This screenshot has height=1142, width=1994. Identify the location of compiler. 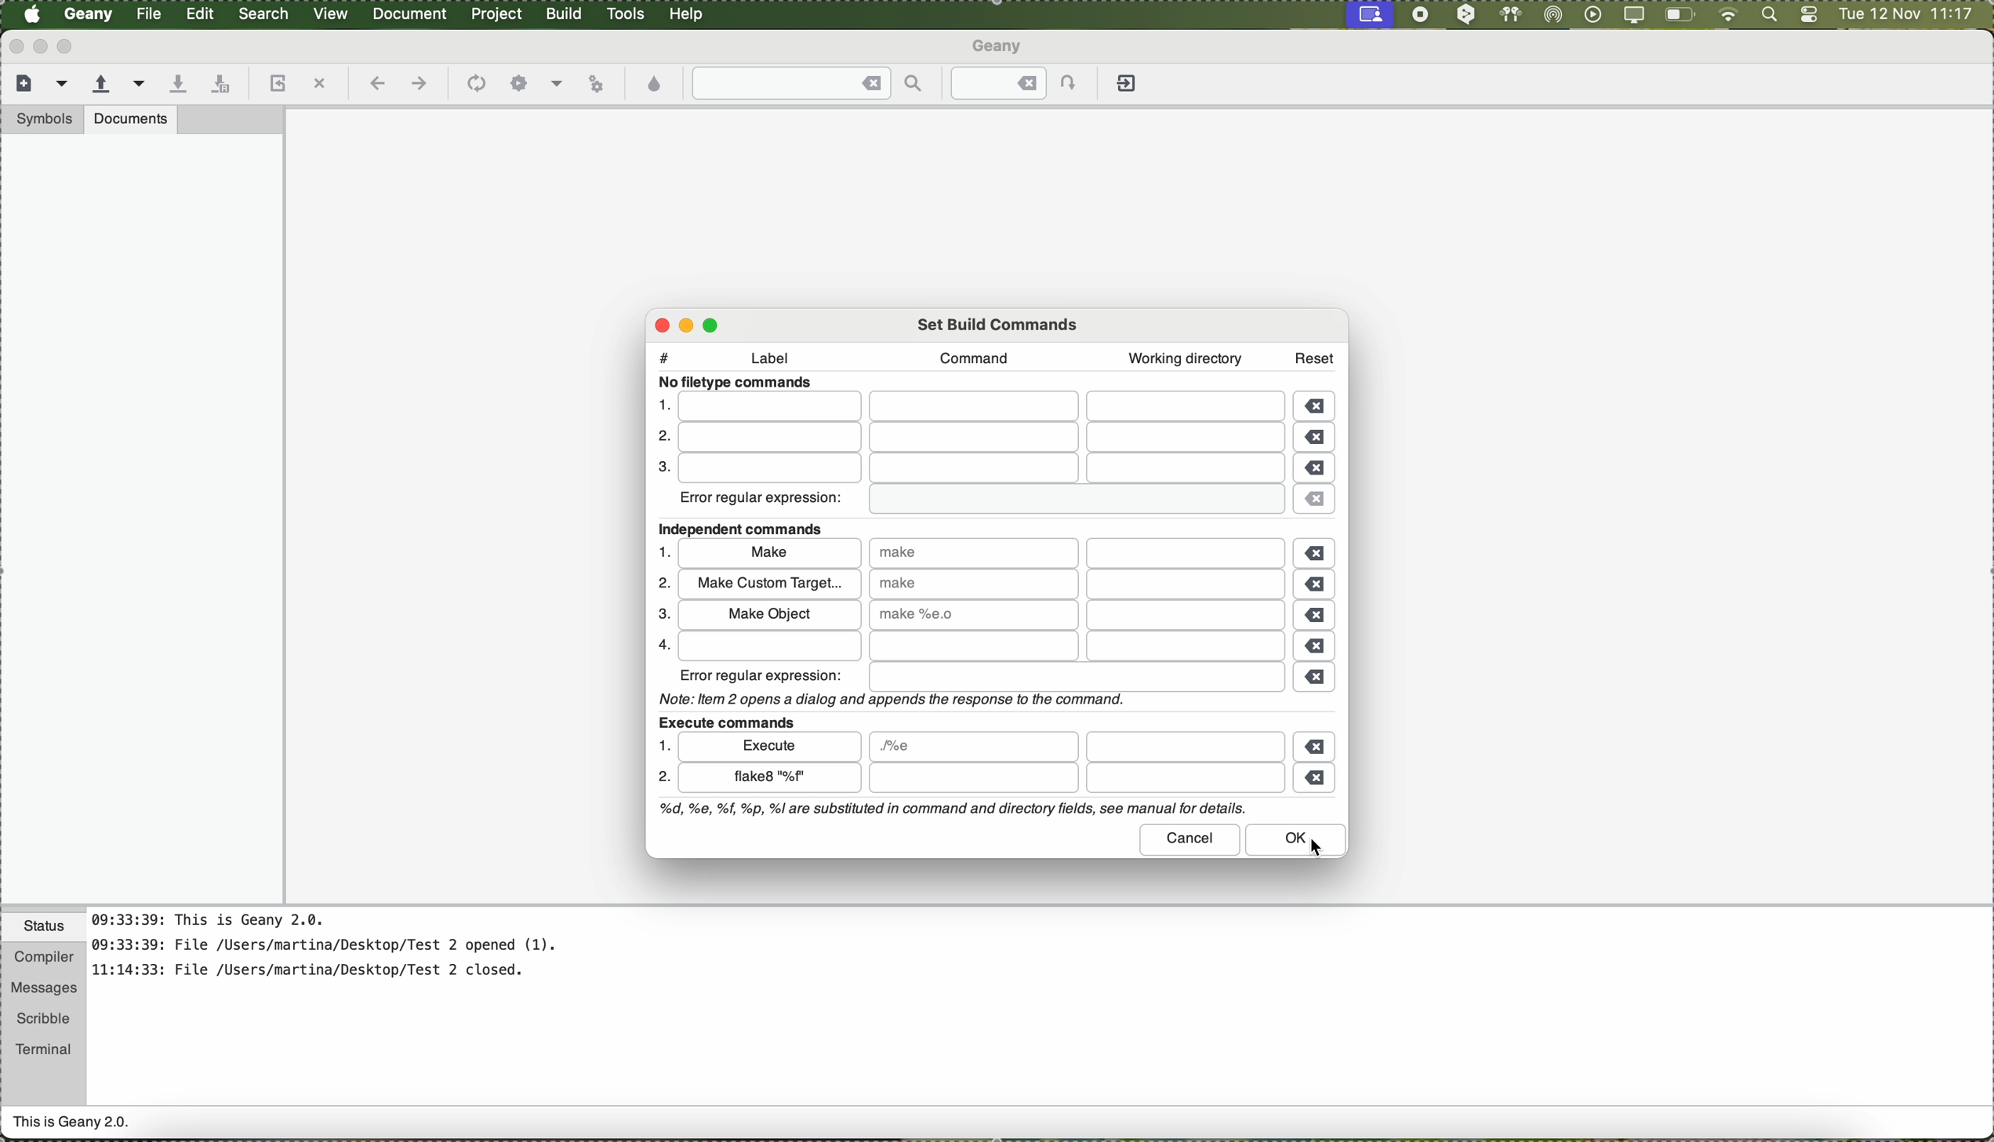
(42, 958).